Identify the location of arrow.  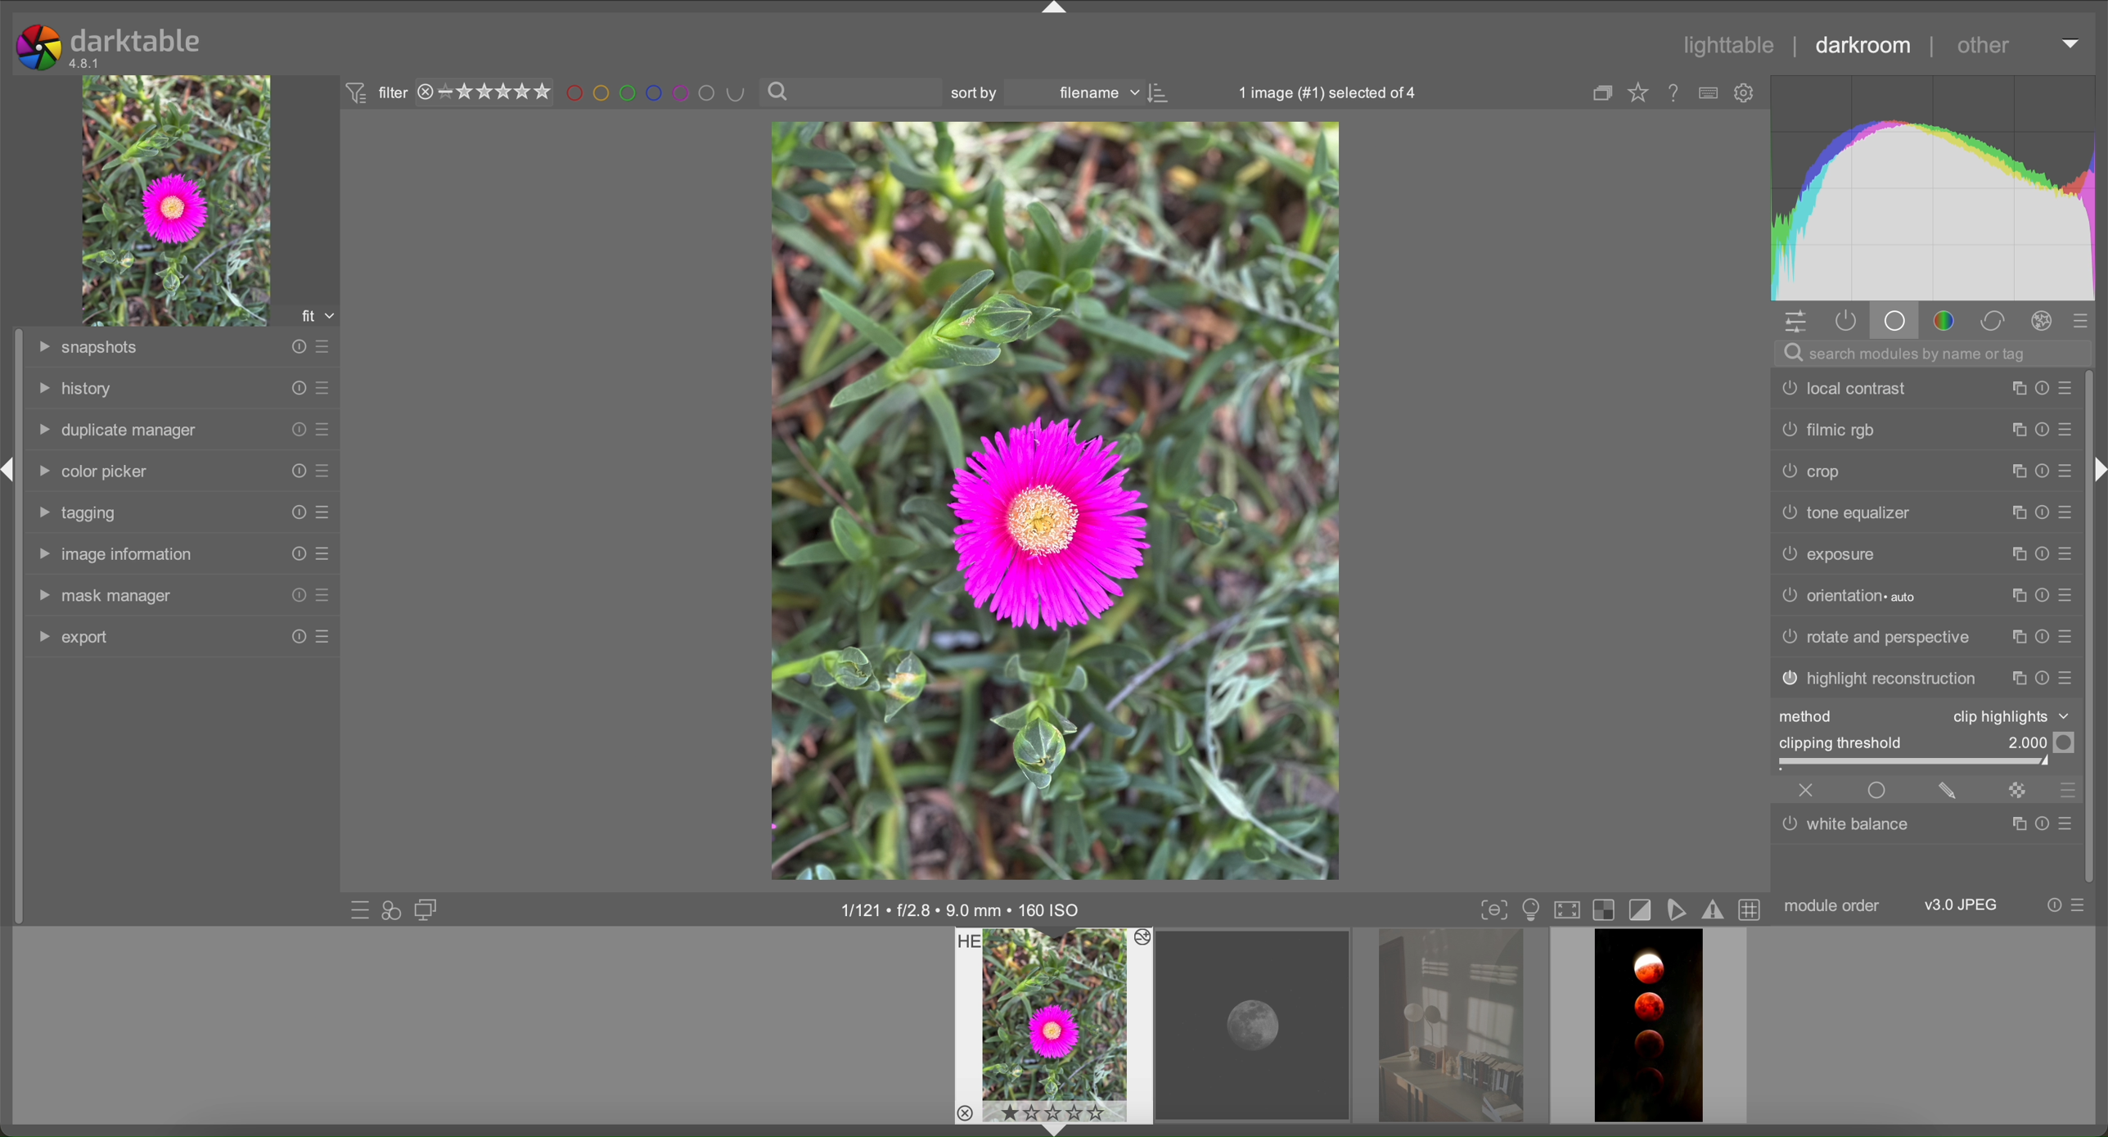
(2070, 43).